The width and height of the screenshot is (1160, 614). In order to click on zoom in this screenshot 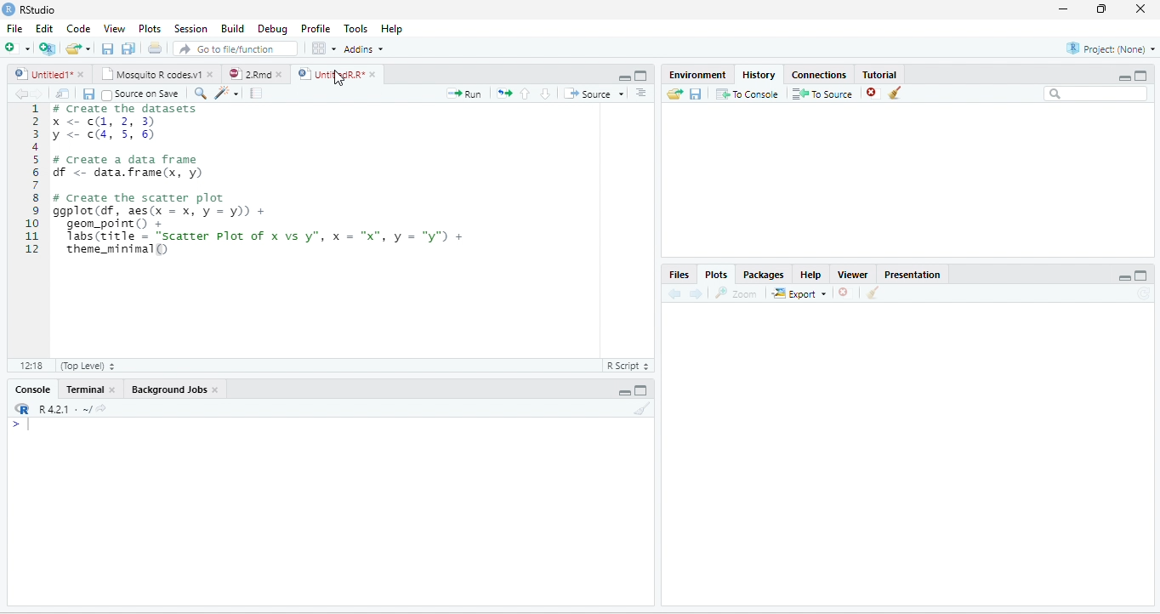, I will do `click(736, 293)`.